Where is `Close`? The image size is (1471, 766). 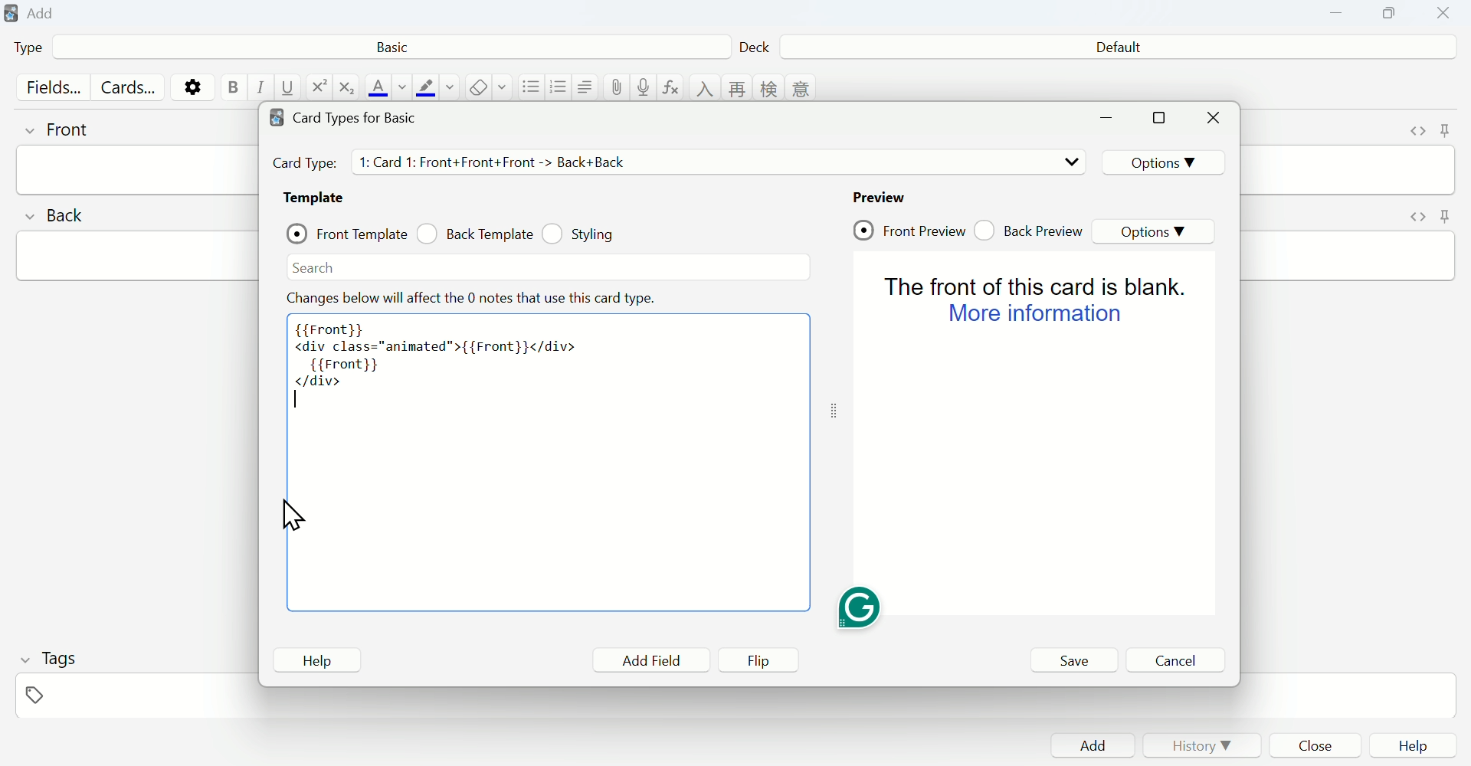 Close is located at coordinates (1314, 745).